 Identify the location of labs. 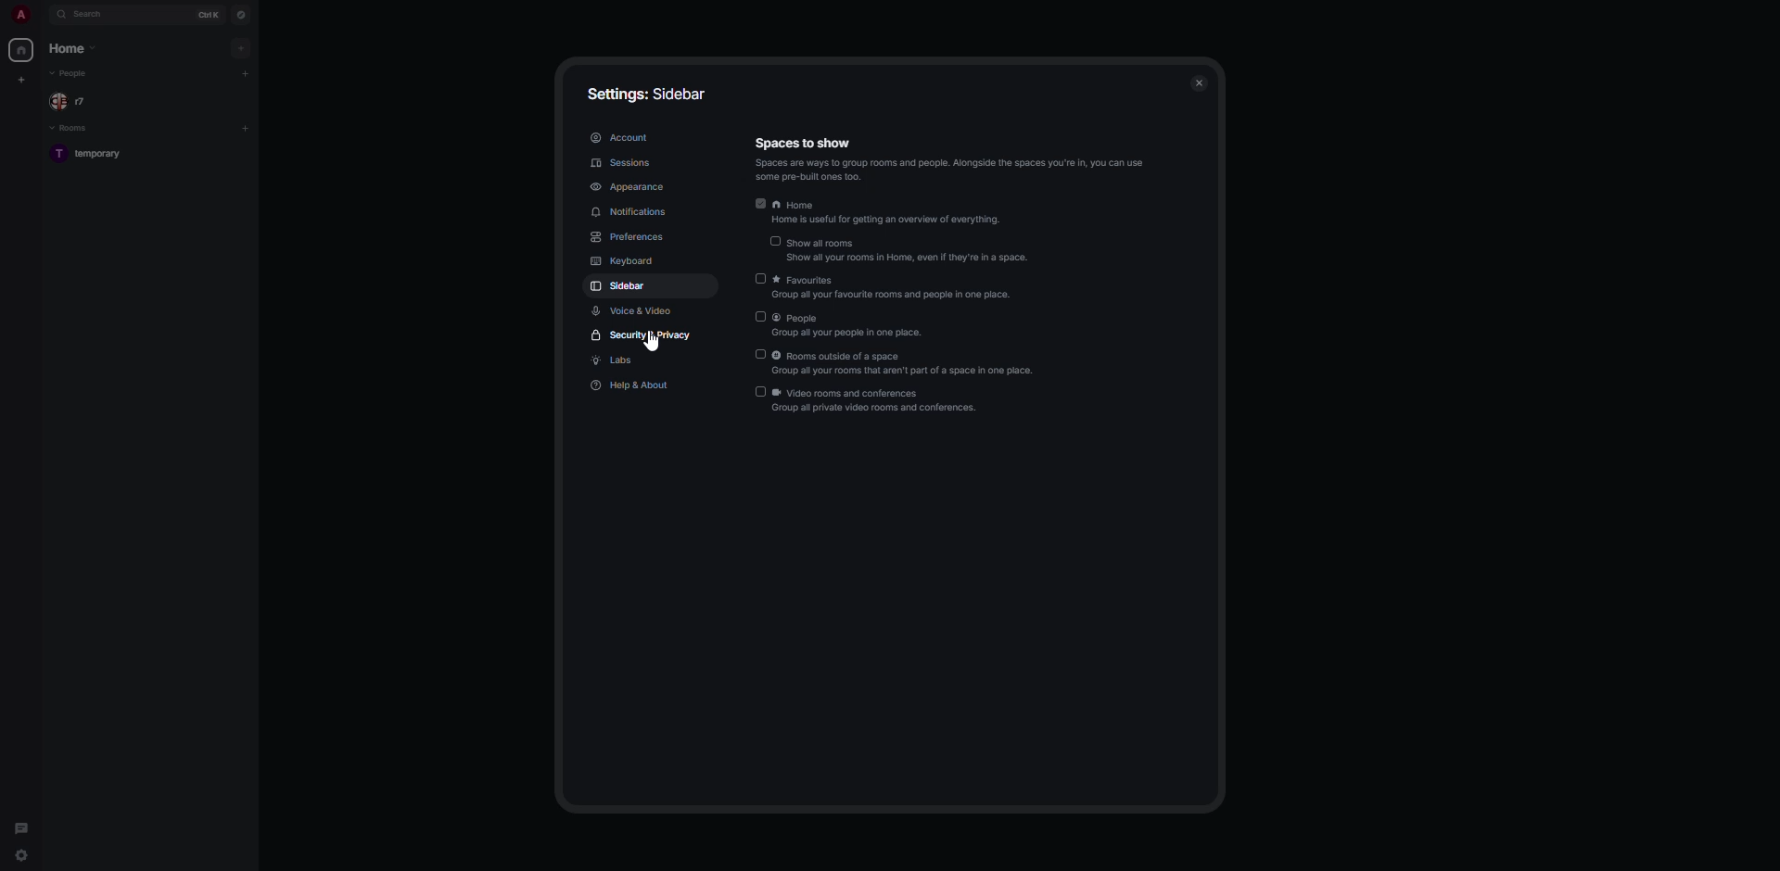
(621, 361).